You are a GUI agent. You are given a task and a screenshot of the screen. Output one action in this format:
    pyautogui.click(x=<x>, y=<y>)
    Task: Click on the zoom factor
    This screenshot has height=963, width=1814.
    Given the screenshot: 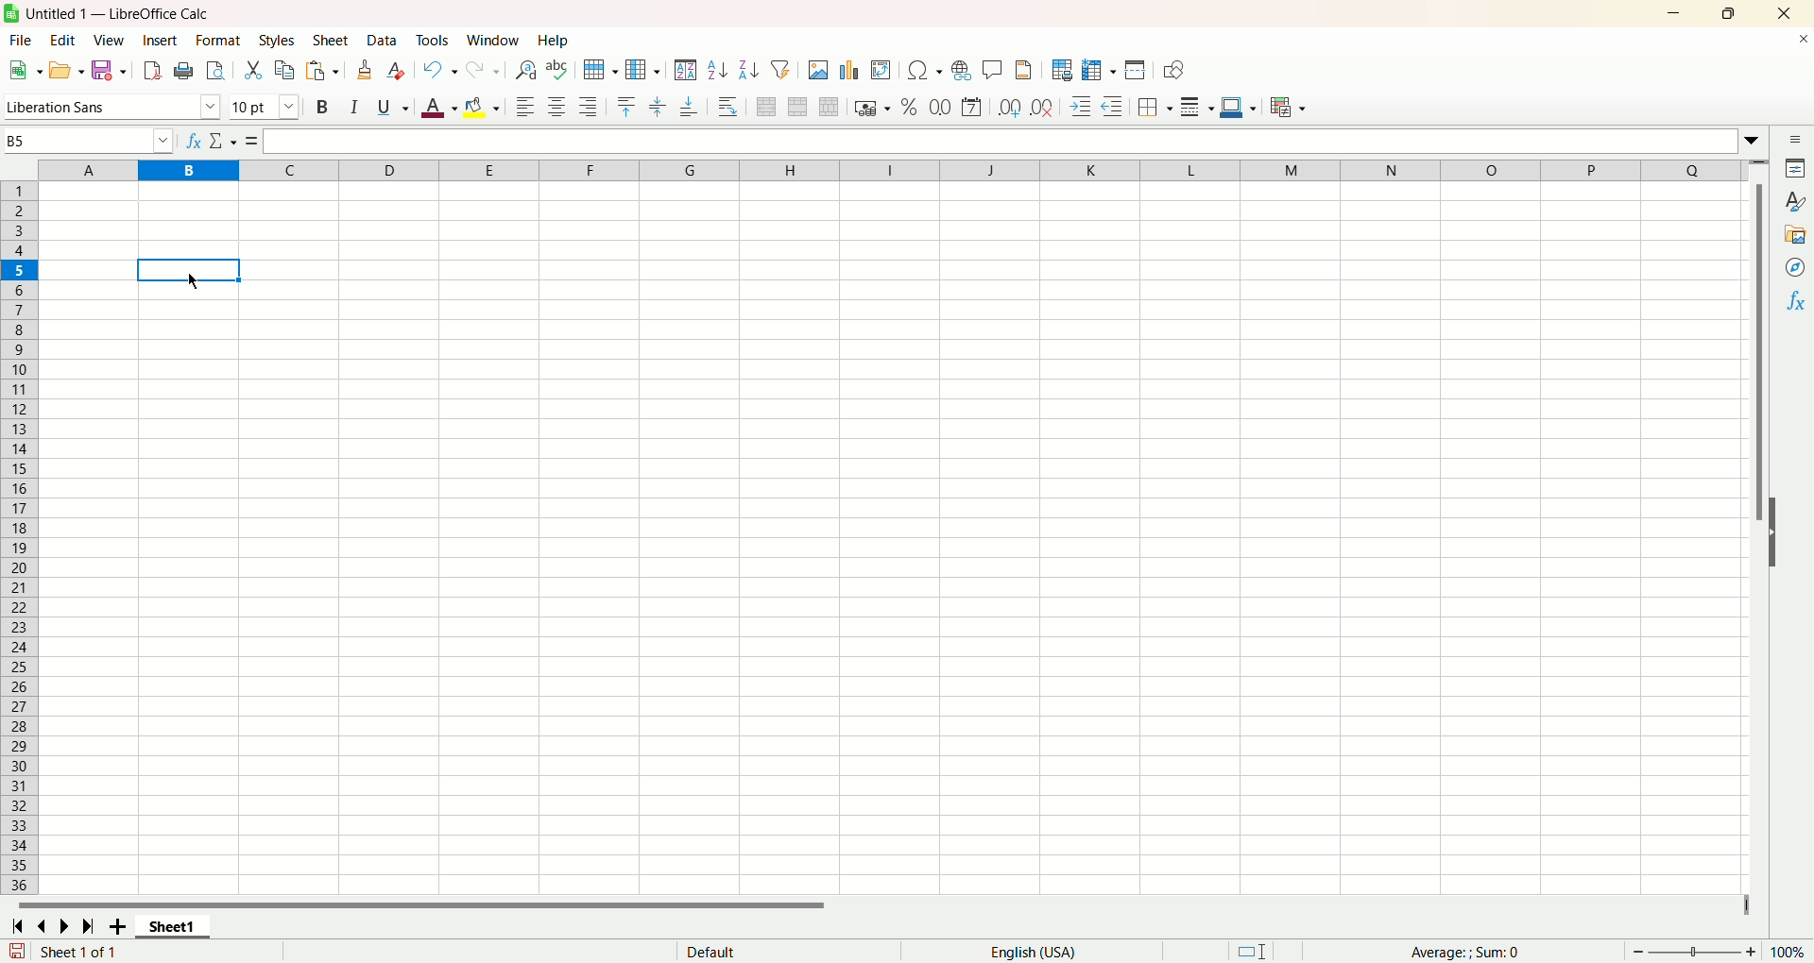 What is the action you would take?
    pyautogui.click(x=1716, y=950)
    